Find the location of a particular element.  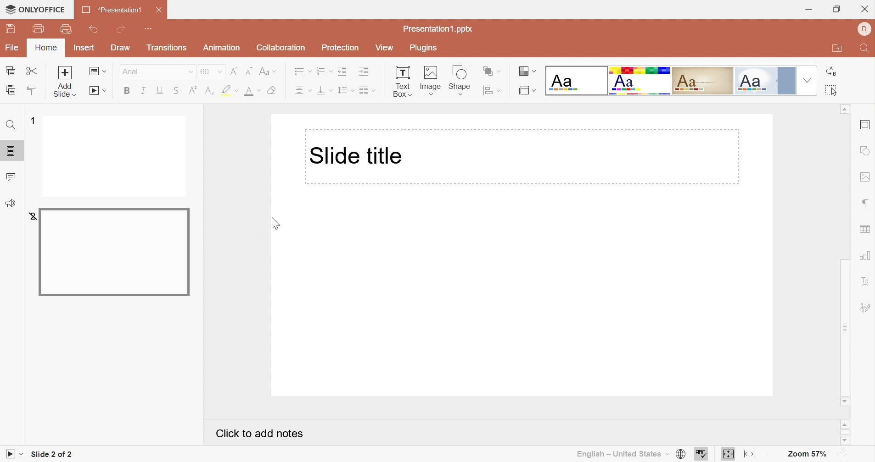

Transition is located at coordinates (167, 49).